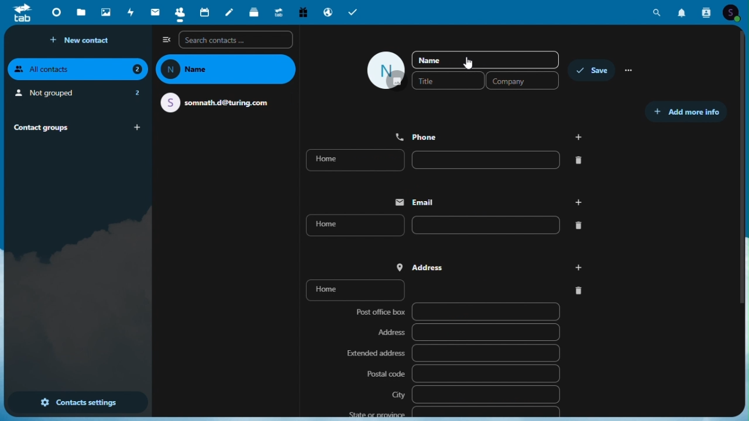 The image size is (749, 421). What do you see at coordinates (447, 289) in the screenshot?
I see `home` at bounding box center [447, 289].